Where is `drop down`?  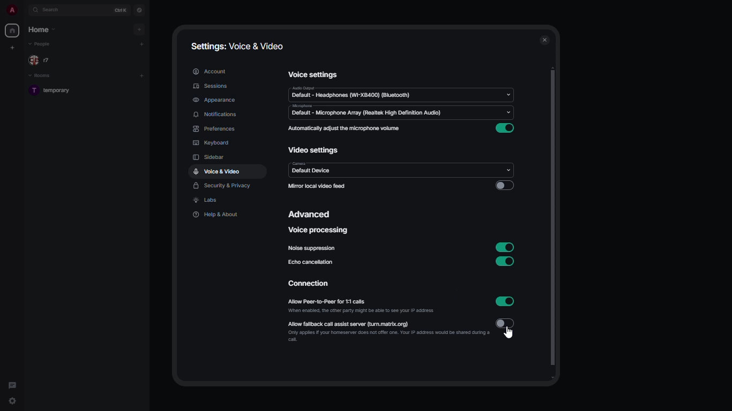
drop down is located at coordinates (508, 95).